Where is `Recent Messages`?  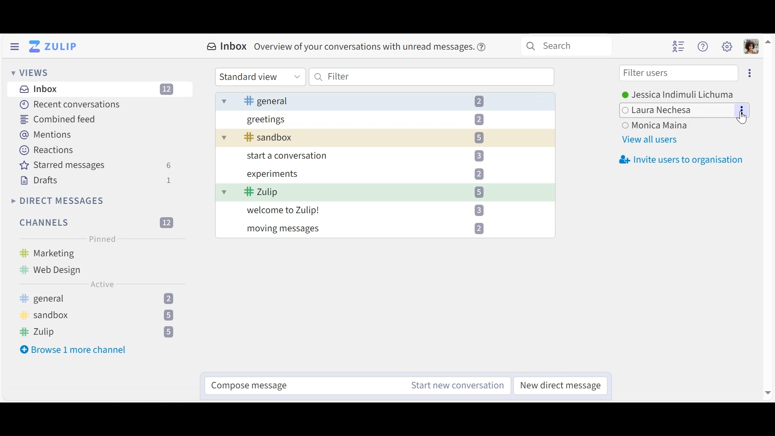
Recent Messages is located at coordinates (68, 105).